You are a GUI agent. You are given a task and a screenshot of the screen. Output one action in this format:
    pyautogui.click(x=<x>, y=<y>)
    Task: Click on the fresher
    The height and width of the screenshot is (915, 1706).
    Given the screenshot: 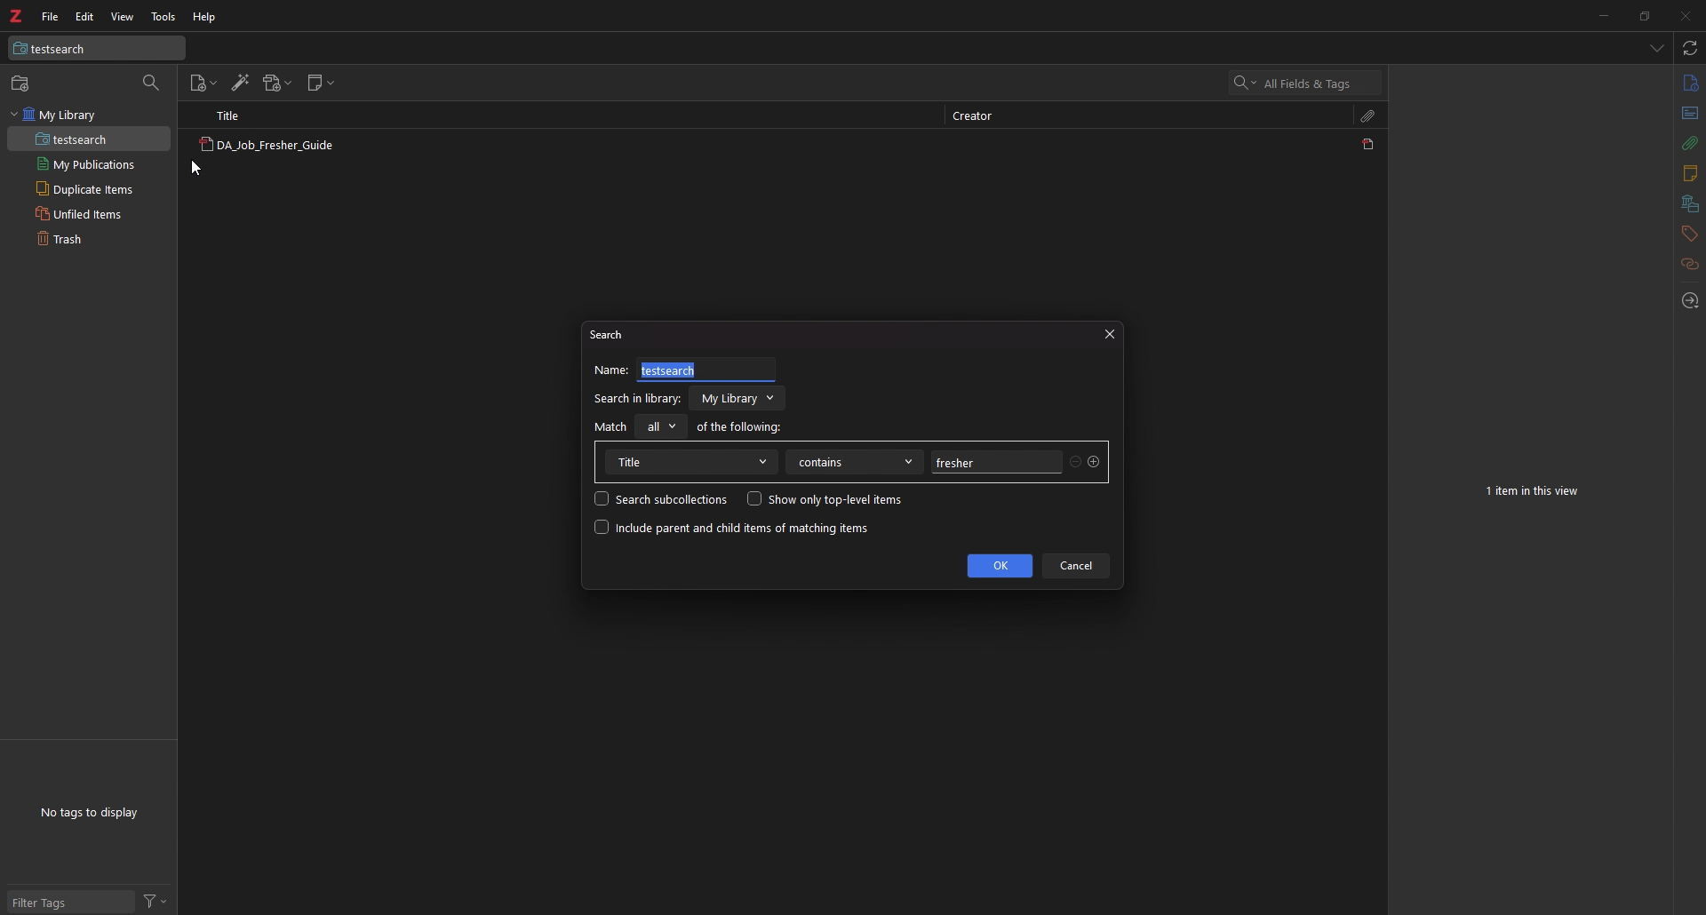 What is the action you would take?
    pyautogui.click(x=994, y=462)
    